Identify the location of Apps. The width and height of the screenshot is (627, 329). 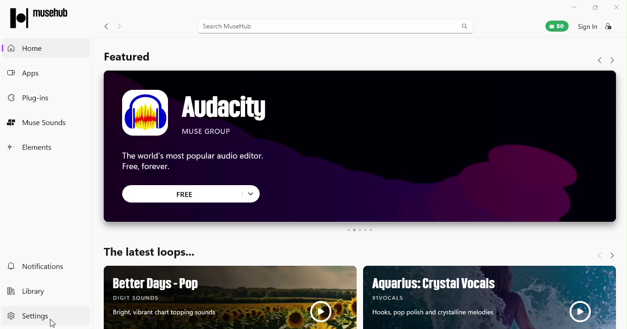
(40, 75).